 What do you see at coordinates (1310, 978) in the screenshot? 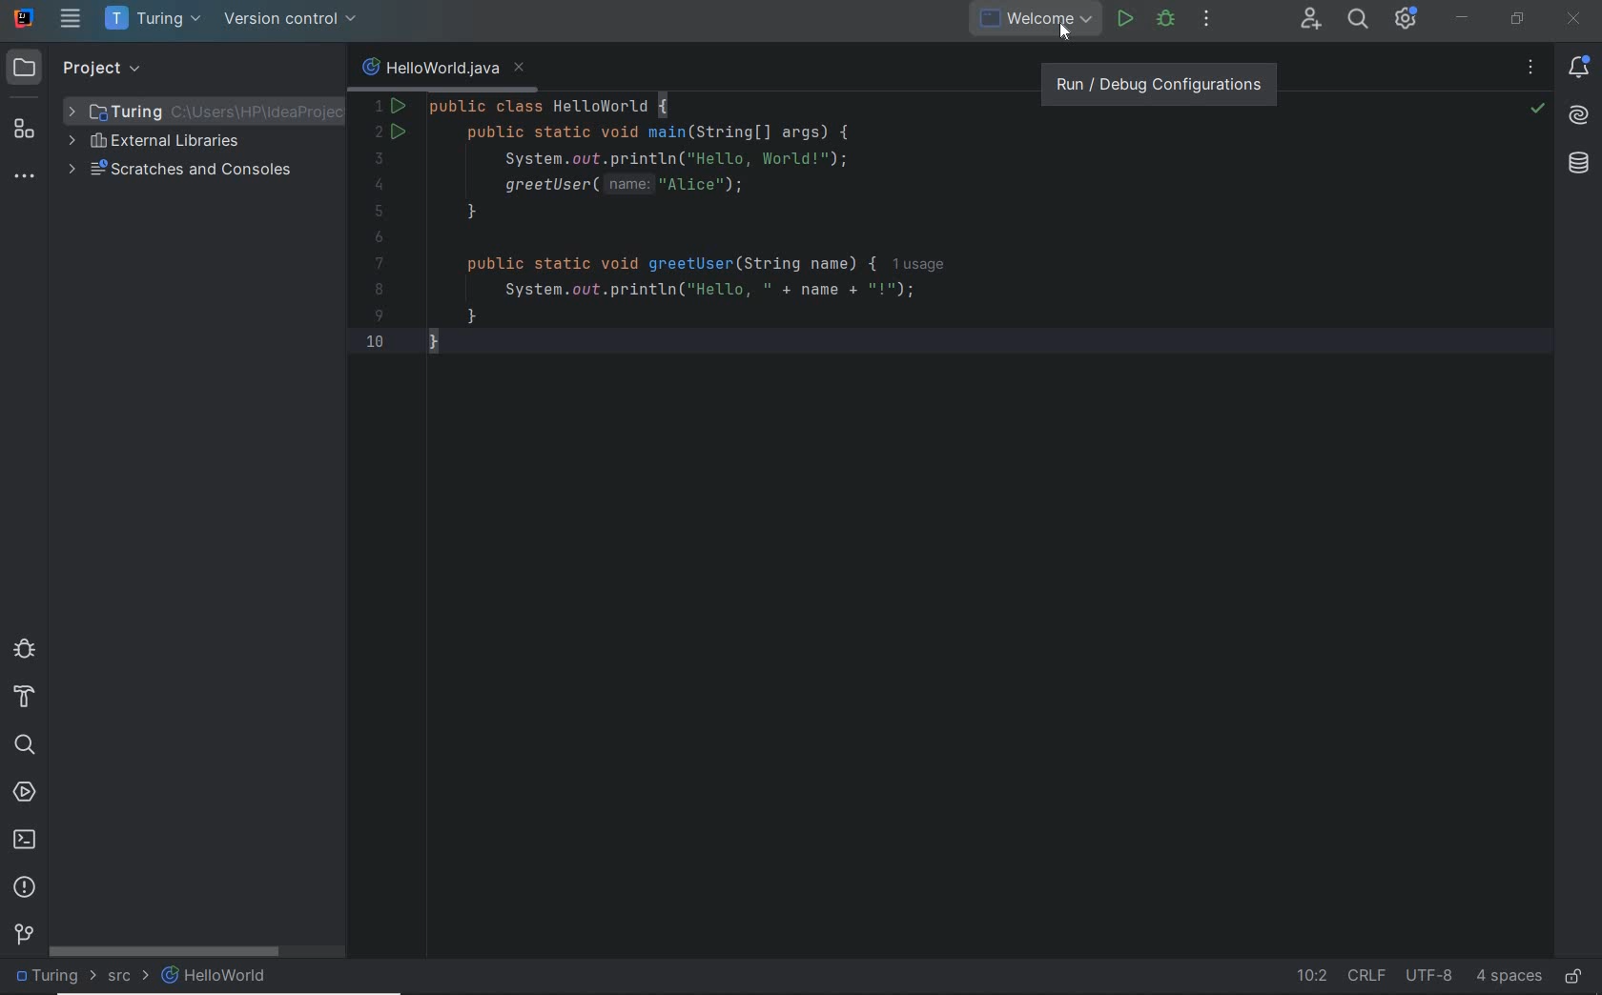
I see `go to line` at bounding box center [1310, 978].